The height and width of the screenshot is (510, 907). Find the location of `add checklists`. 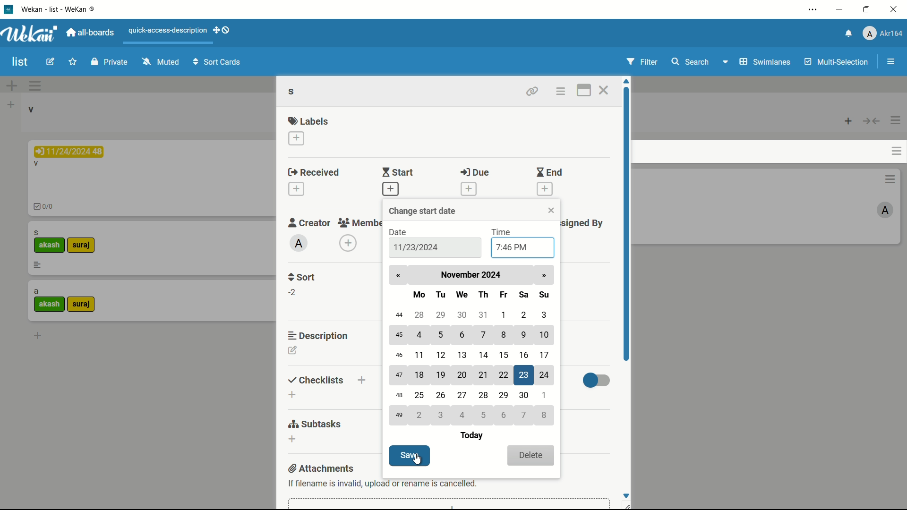

add checklists is located at coordinates (291, 395).